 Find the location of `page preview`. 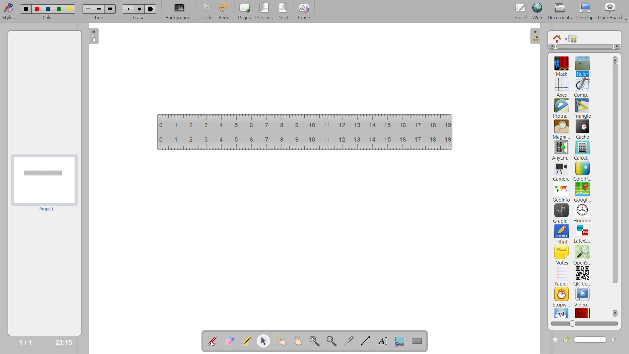

page preview is located at coordinates (43, 184).